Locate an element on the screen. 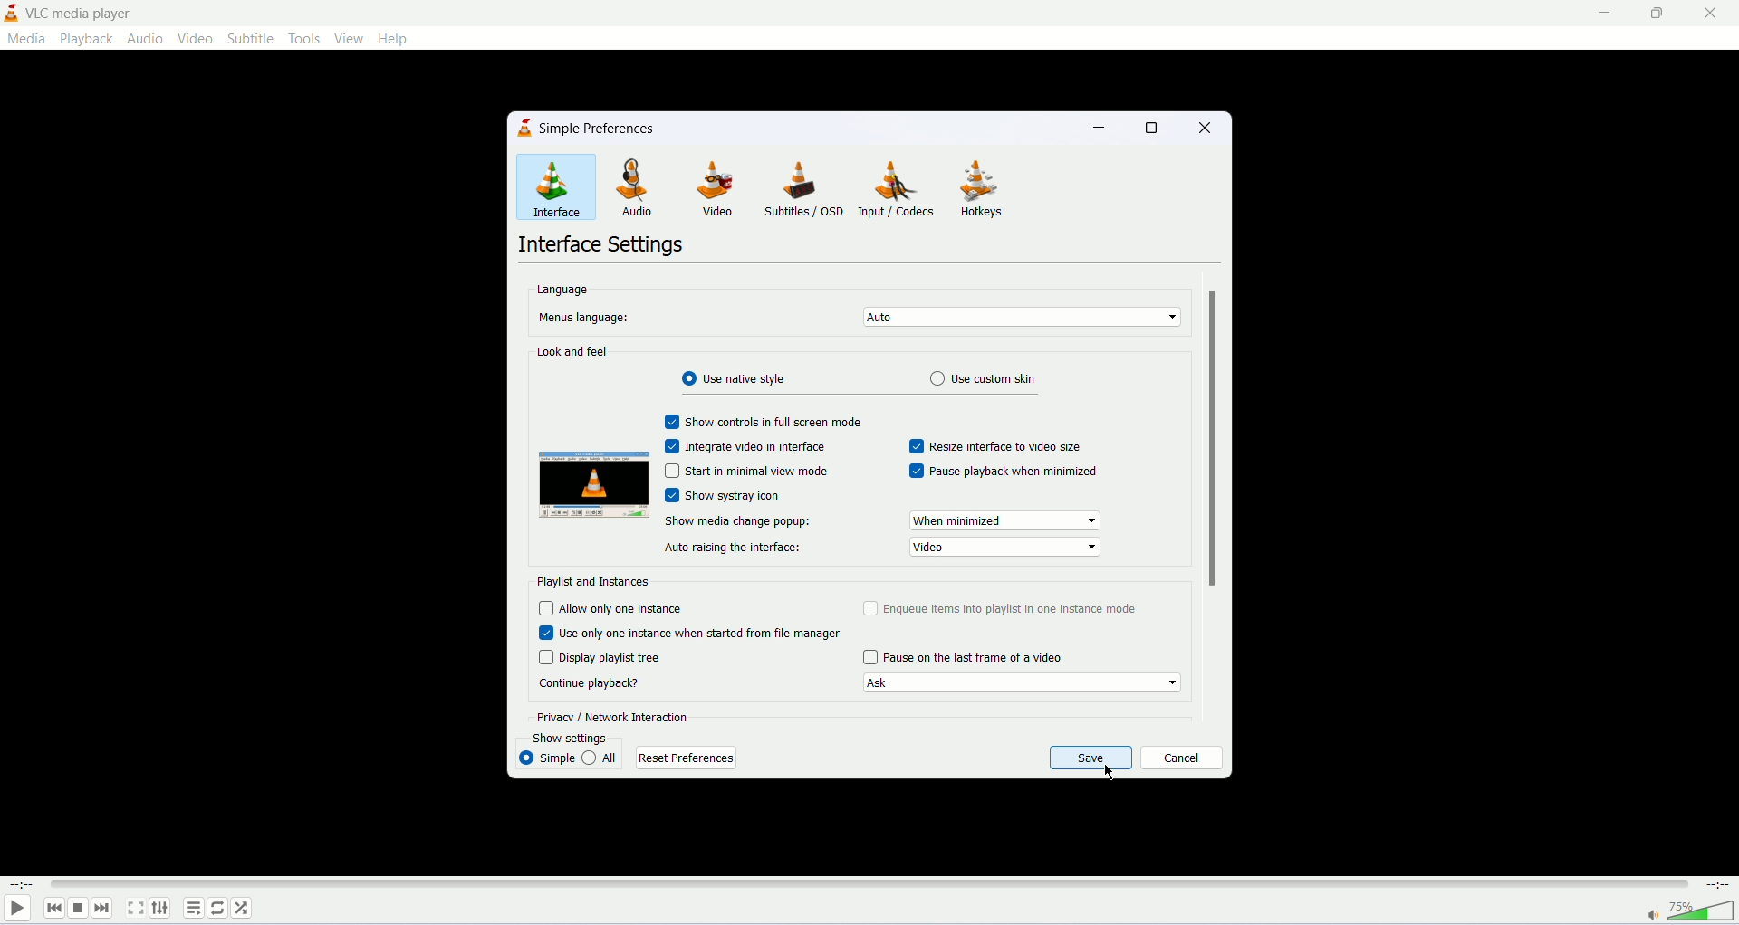 The image size is (1739, 925). shuffle is located at coordinates (244, 909).